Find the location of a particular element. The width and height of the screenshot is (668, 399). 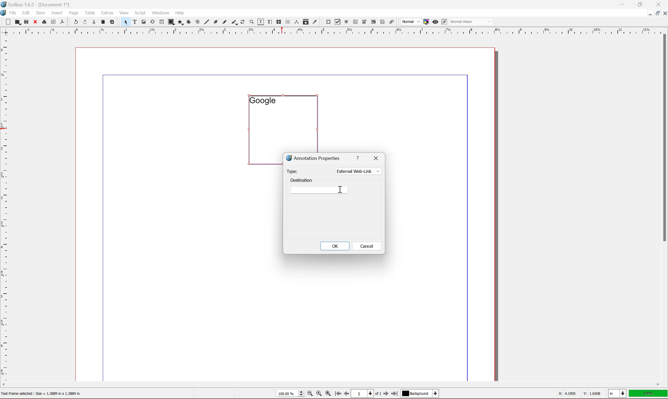

close is located at coordinates (36, 22).